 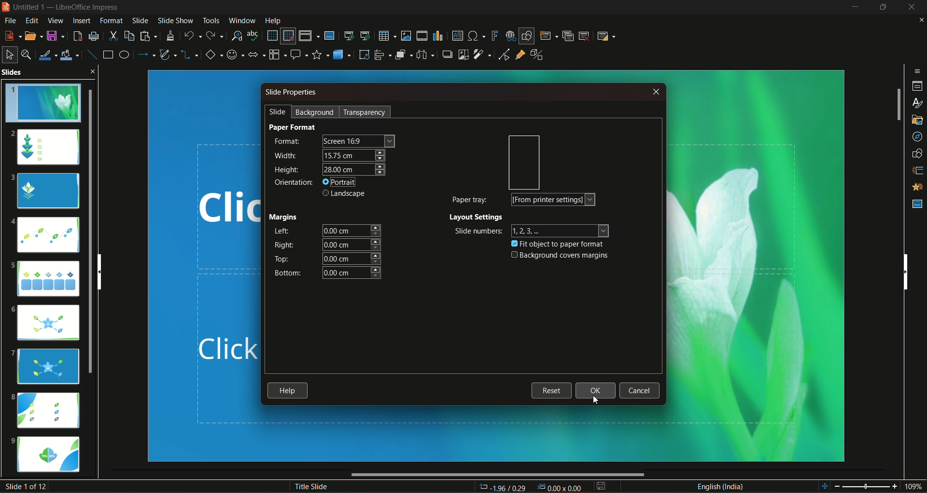 I want to click on start from the current slide, so click(x=365, y=35).